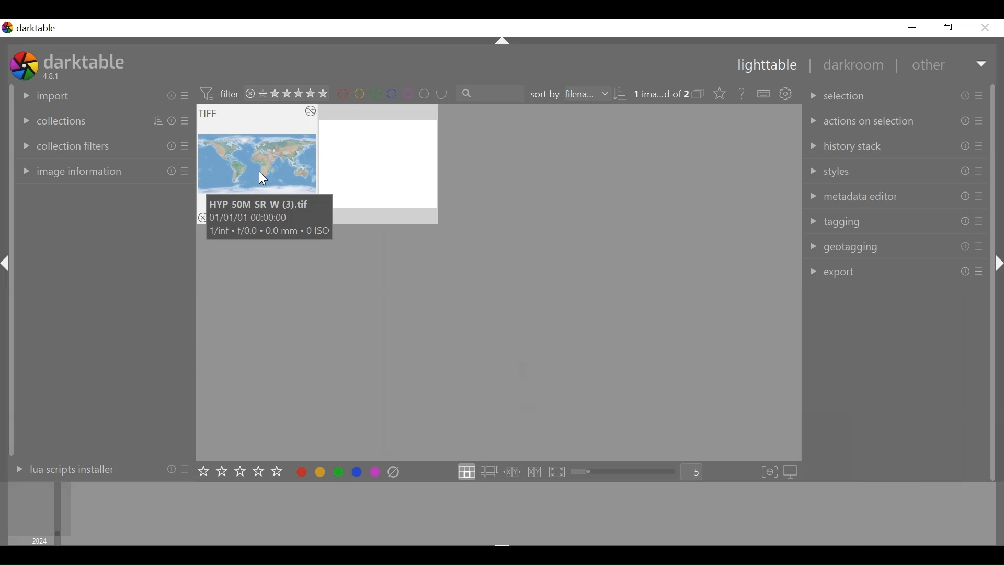 This screenshot has width=1004, height=565. Describe the element at coordinates (14, 371) in the screenshot. I see `vertical scroll bar` at that location.